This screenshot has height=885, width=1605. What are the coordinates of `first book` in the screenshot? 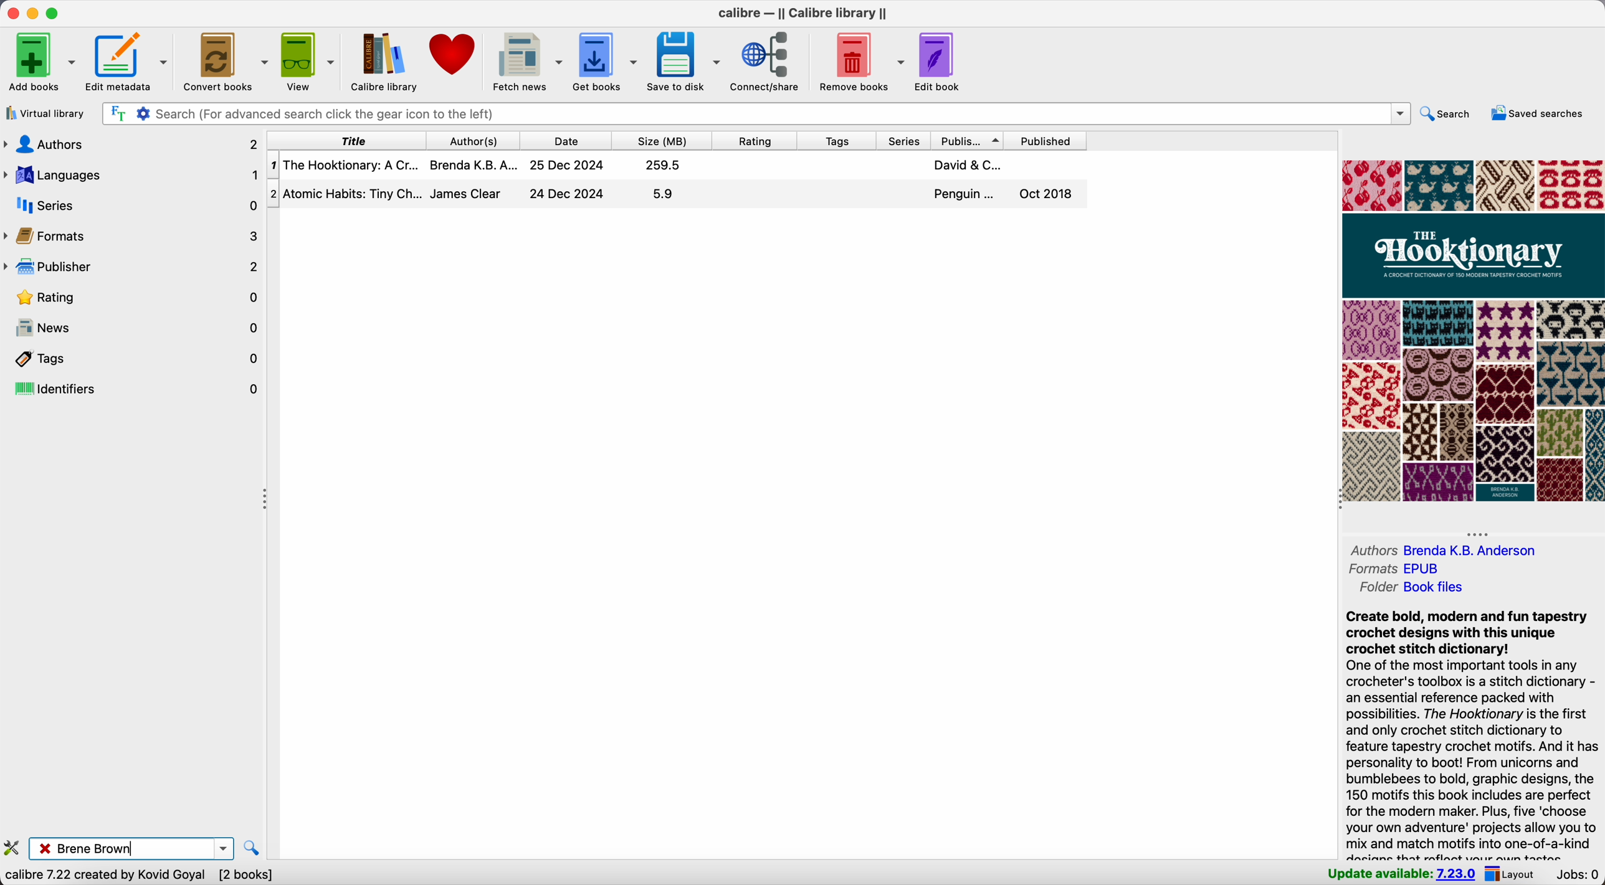 It's located at (679, 166).